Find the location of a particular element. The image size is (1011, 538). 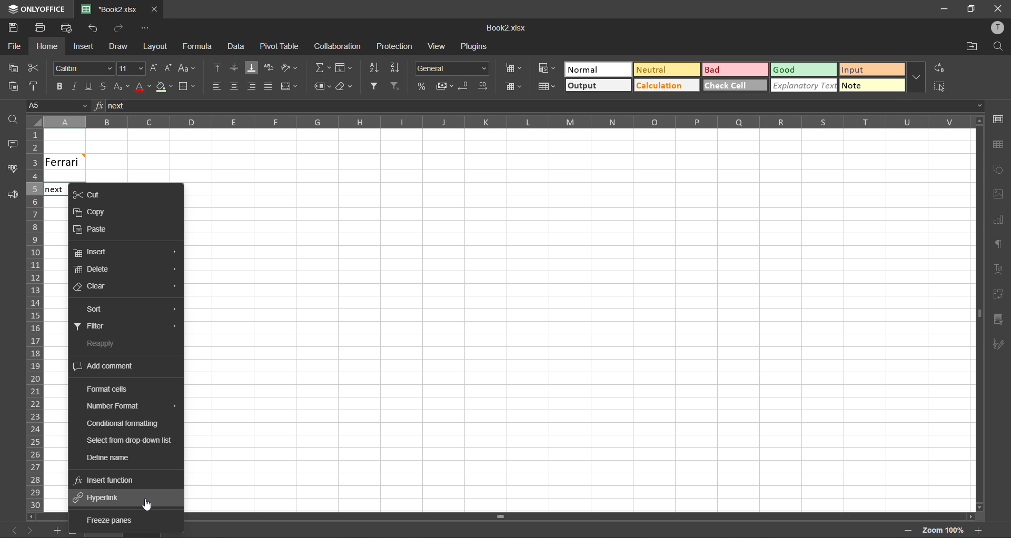

conditional formatting is located at coordinates (545, 68).